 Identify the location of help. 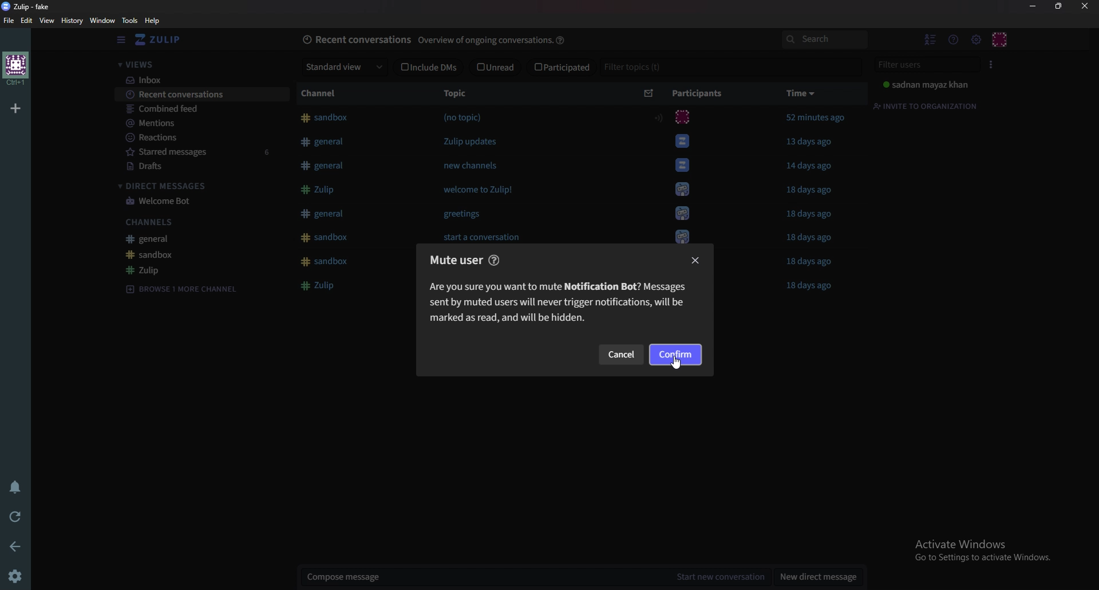
(562, 39).